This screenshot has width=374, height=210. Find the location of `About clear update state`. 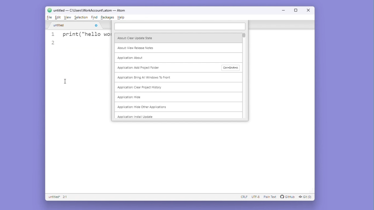

About clear update state is located at coordinates (137, 38).